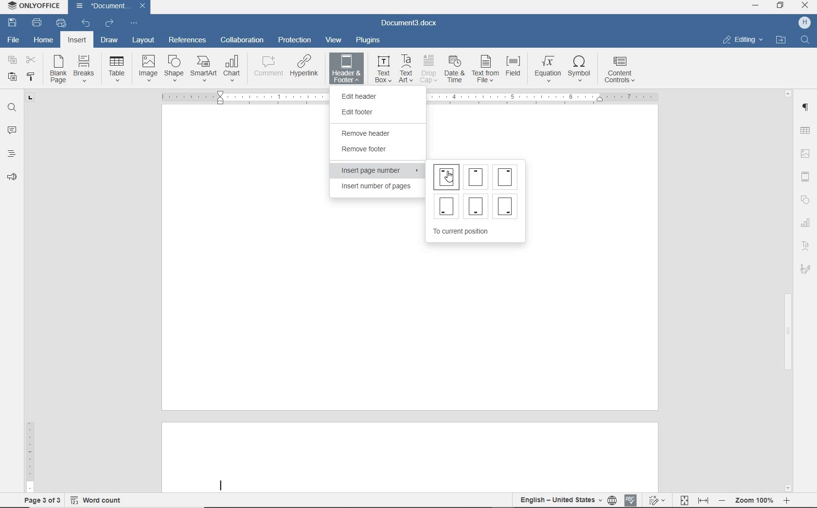 The image size is (817, 508). What do you see at coordinates (221, 485) in the screenshot?
I see `Text cursor` at bounding box center [221, 485].